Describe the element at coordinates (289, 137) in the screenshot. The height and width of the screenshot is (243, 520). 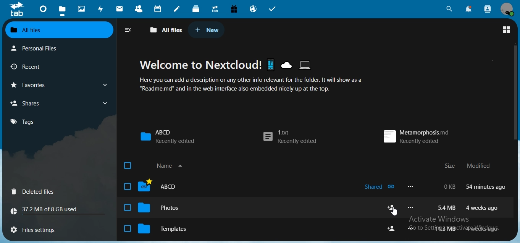
I see `1.txt` at that location.